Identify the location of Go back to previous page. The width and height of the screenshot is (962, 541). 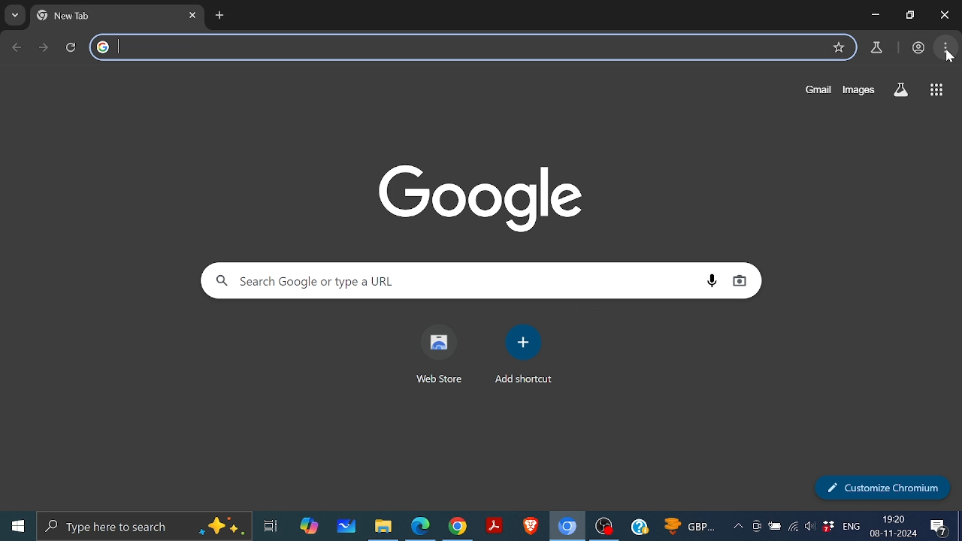
(17, 48).